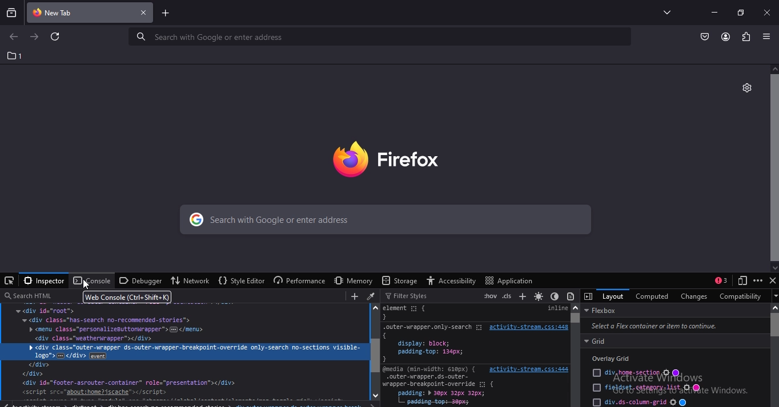 This screenshot has width=779, height=407. What do you see at coordinates (91, 280) in the screenshot?
I see `console` at bounding box center [91, 280].